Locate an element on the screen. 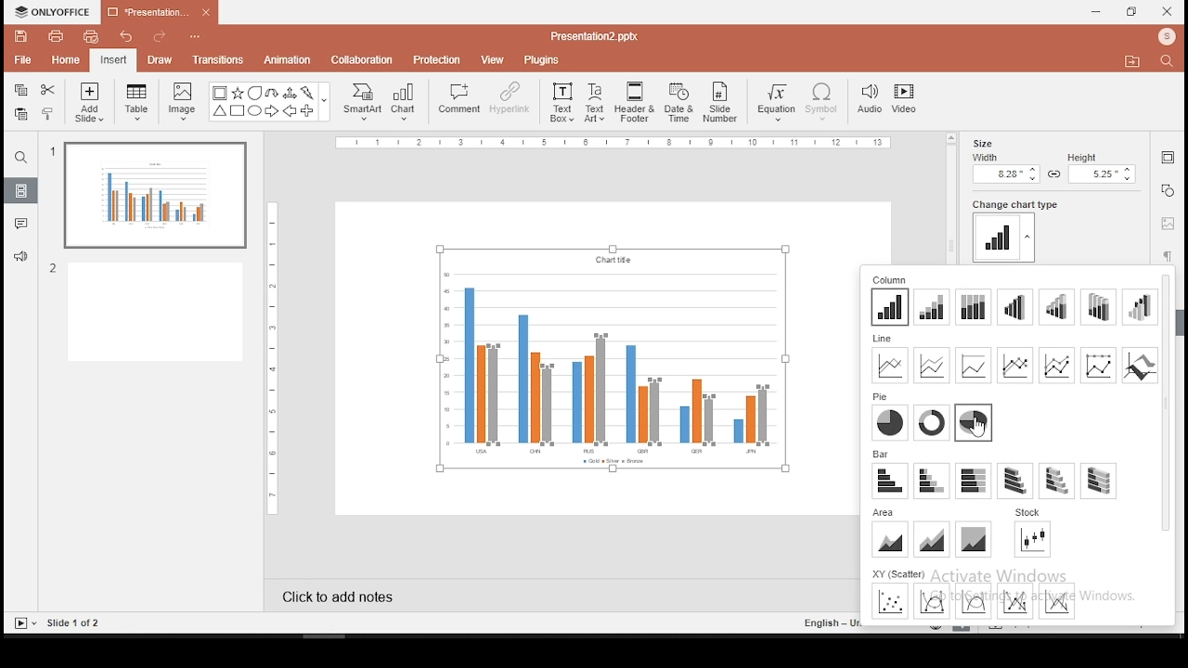  home is located at coordinates (67, 60).